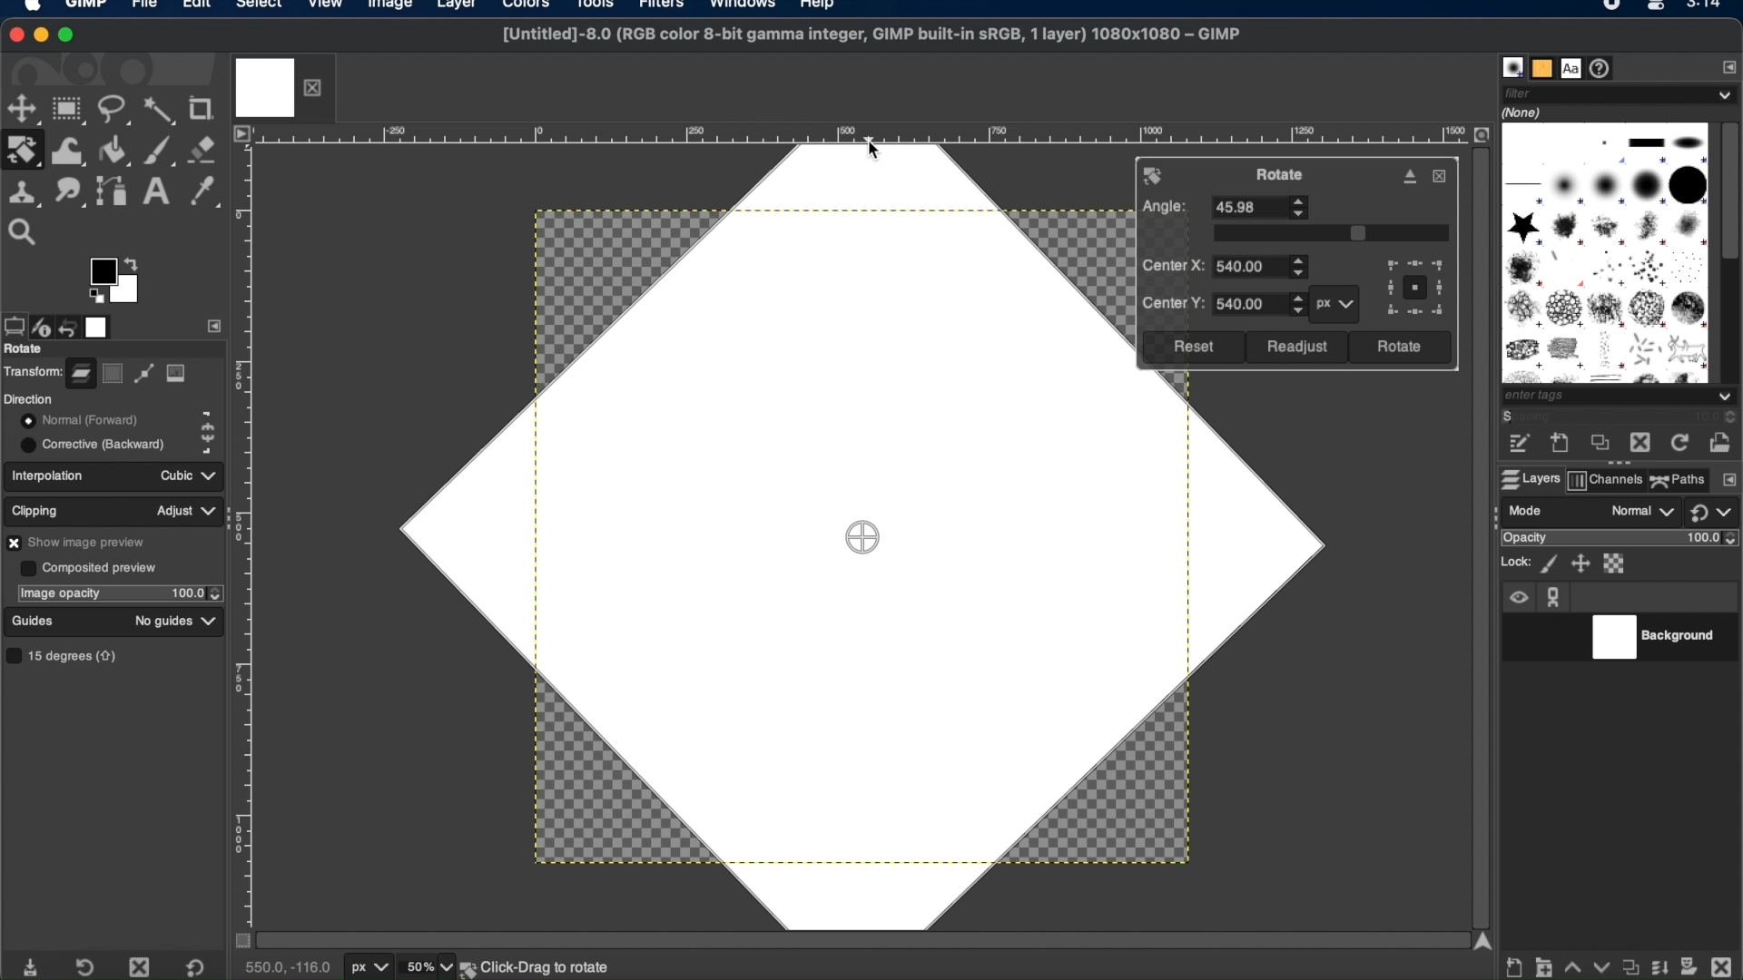  Describe the element at coordinates (601, 7) in the screenshot. I see `tools` at that location.